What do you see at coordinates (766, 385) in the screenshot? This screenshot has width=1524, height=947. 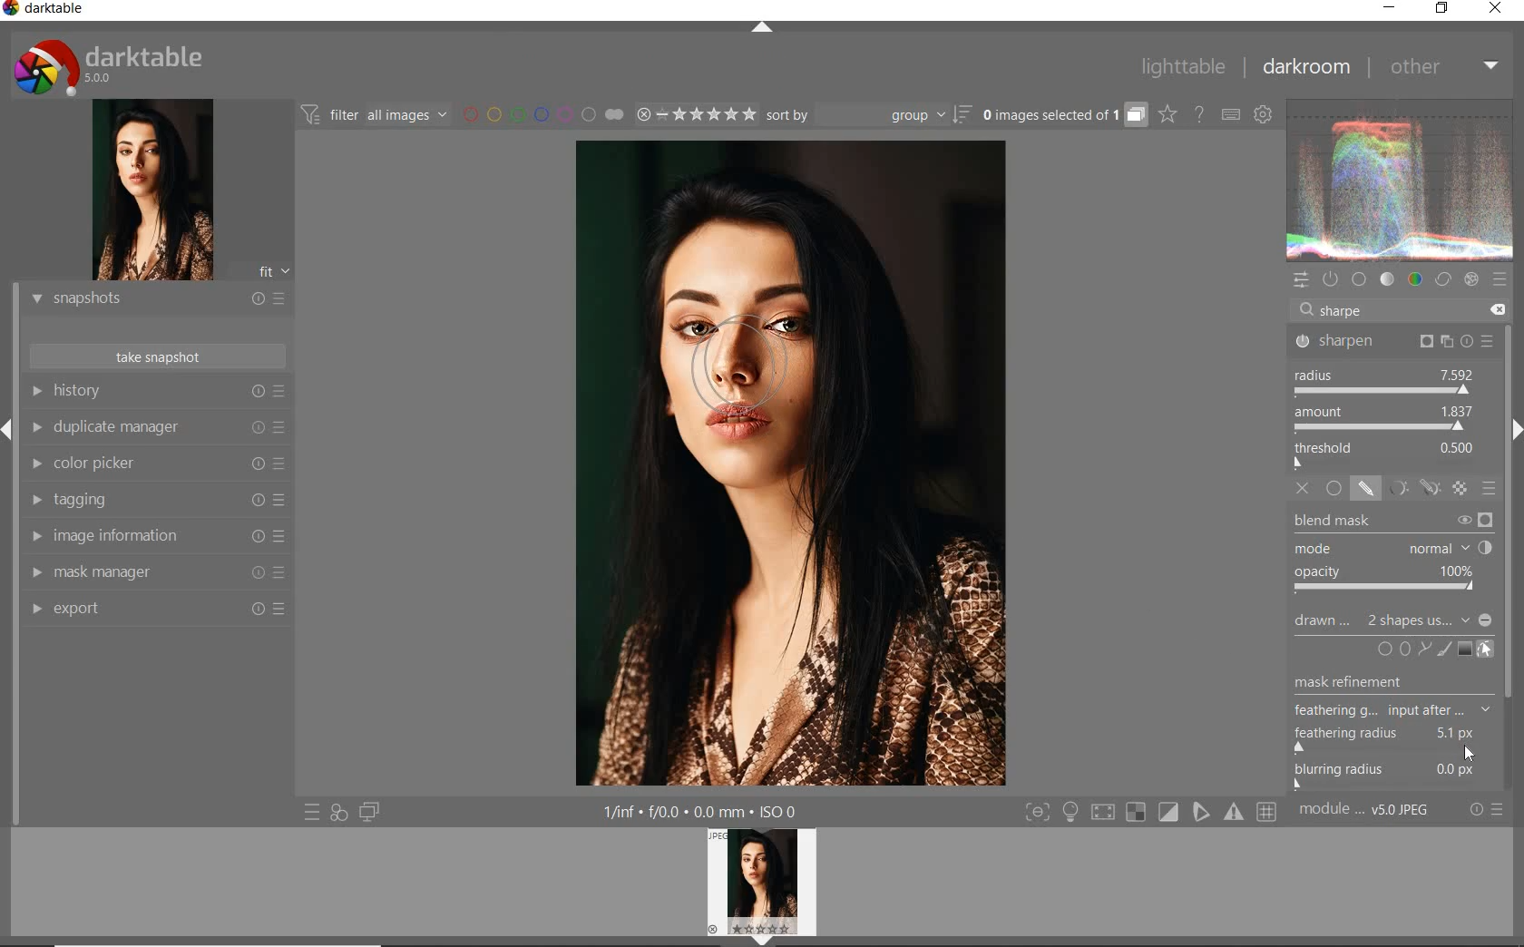 I see `DRAWN MASK` at bounding box center [766, 385].